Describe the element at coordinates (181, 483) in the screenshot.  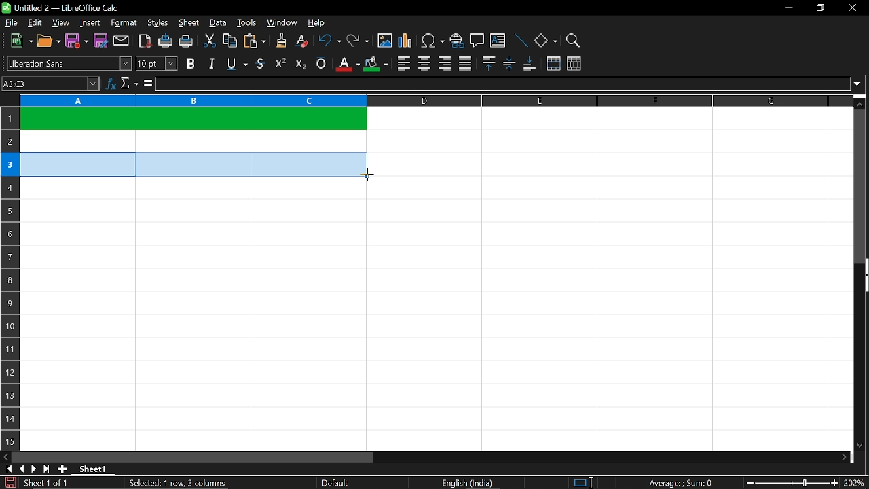
I see `Selected: 1 row, 3 columns` at that location.